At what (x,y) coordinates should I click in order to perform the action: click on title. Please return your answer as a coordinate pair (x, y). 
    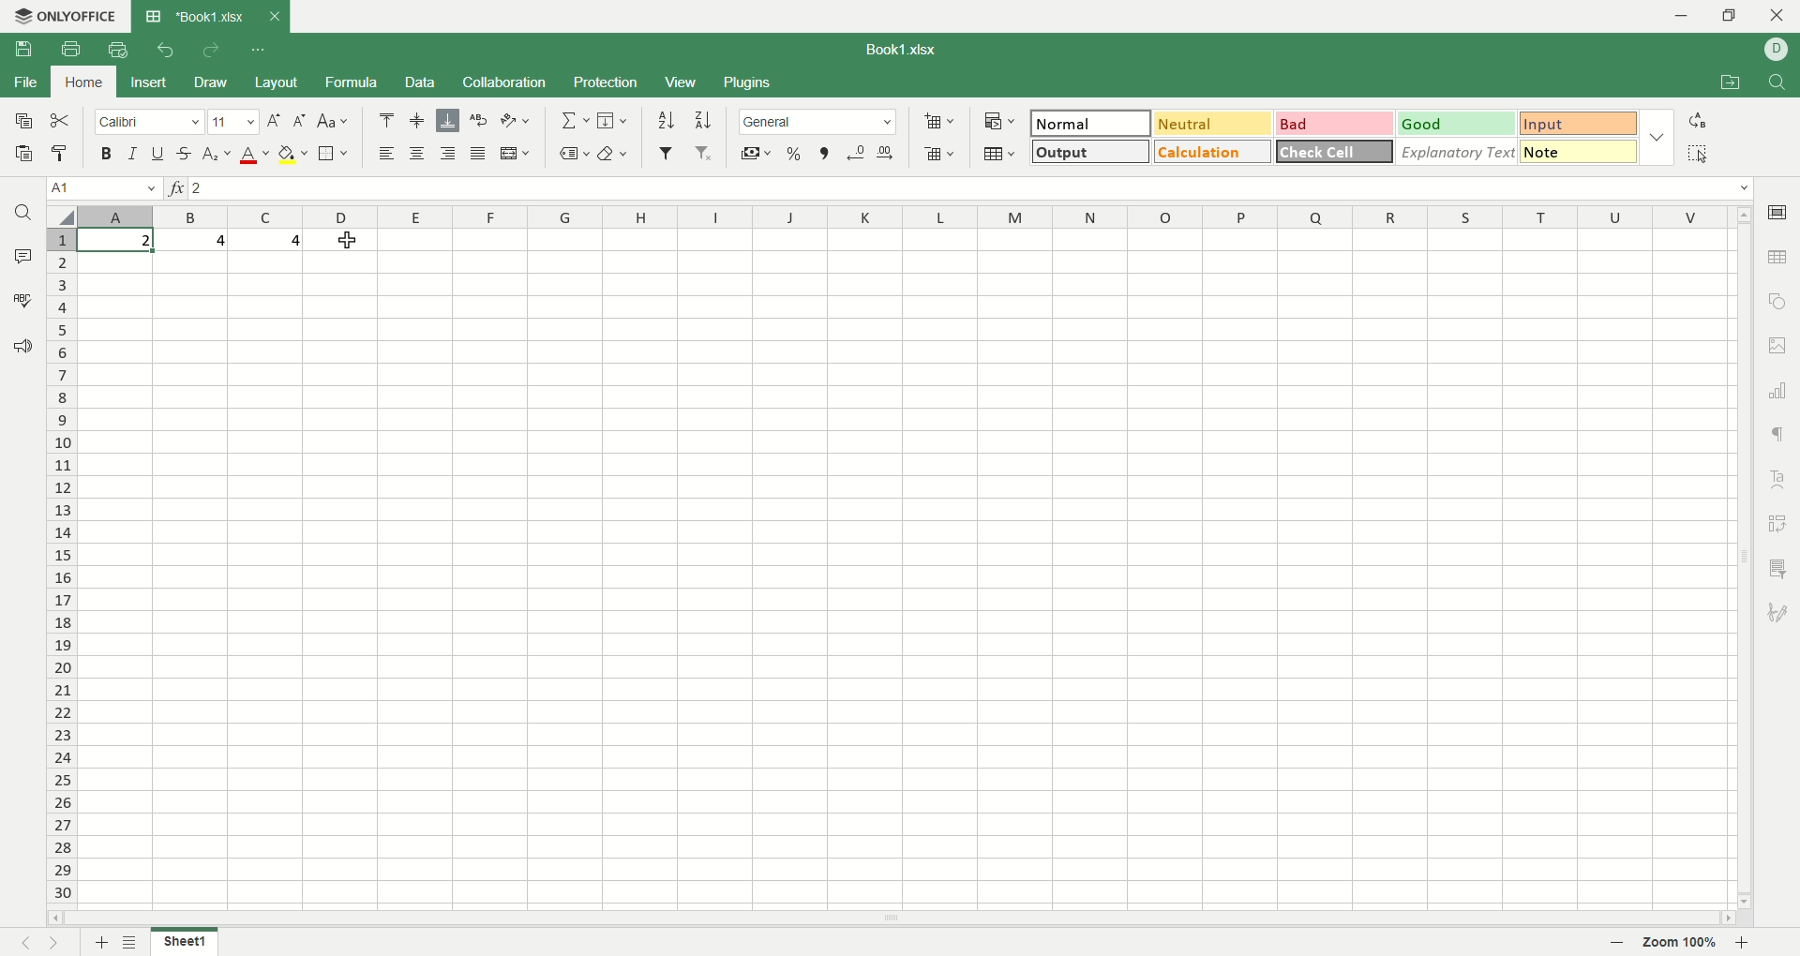
    Looking at the image, I should click on (207, 16).